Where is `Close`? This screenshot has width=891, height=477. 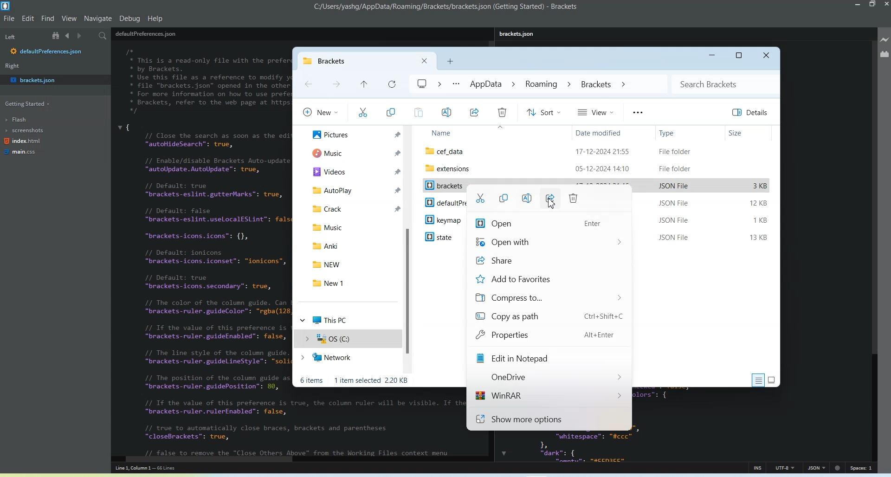 Close is located at coordinates (767, 56).